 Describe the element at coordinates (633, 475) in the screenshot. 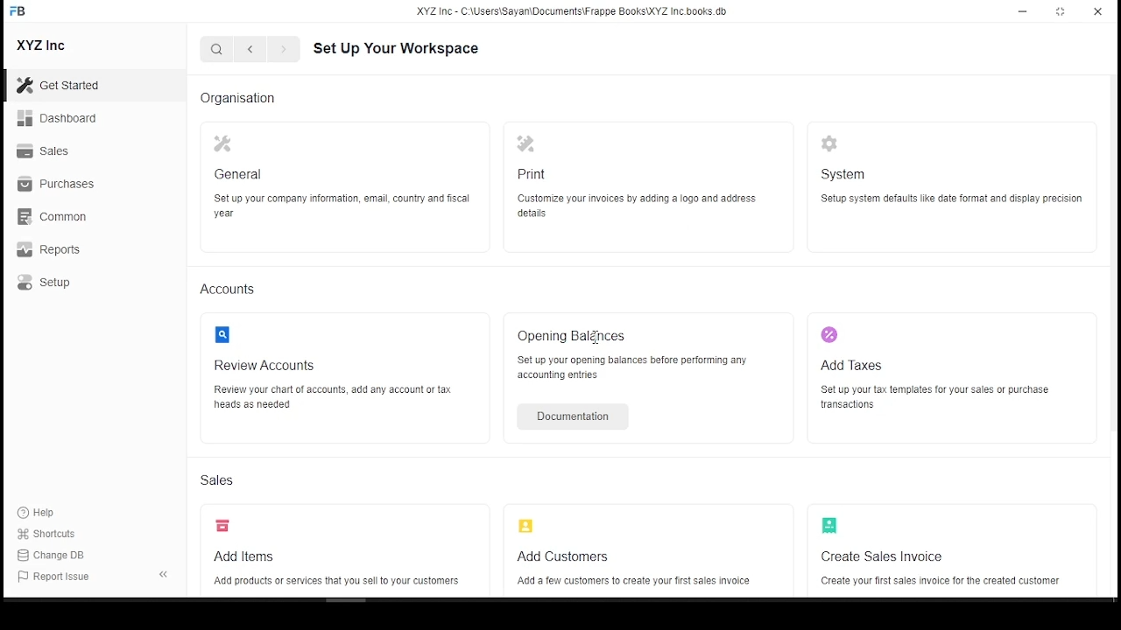

I see `add a few customers to create your first sales invoice` at that location.